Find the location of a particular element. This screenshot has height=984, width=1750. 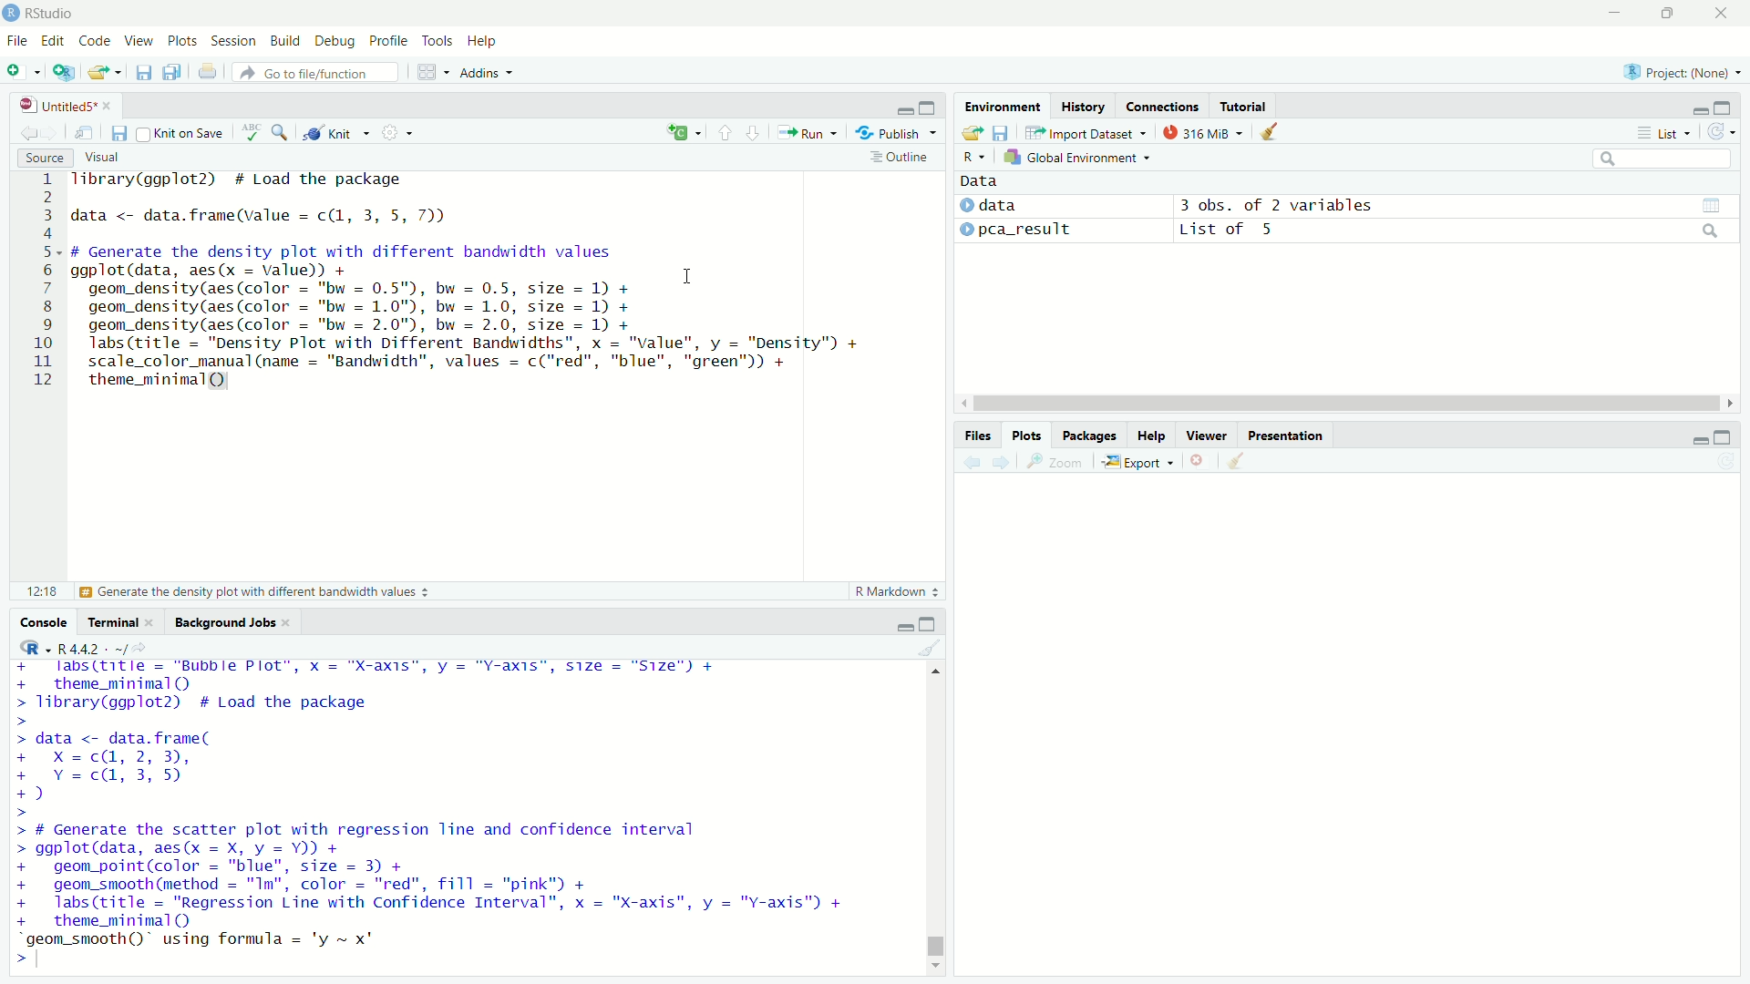

Debug is located at coordinates (335, 41).